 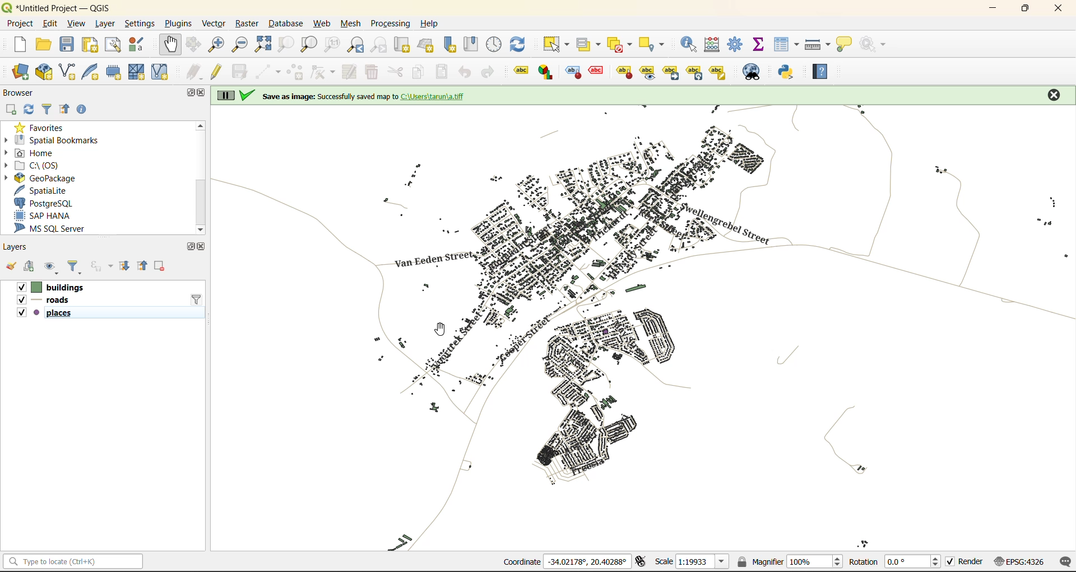 I want to click on control panel, so click(x=495, y=45).